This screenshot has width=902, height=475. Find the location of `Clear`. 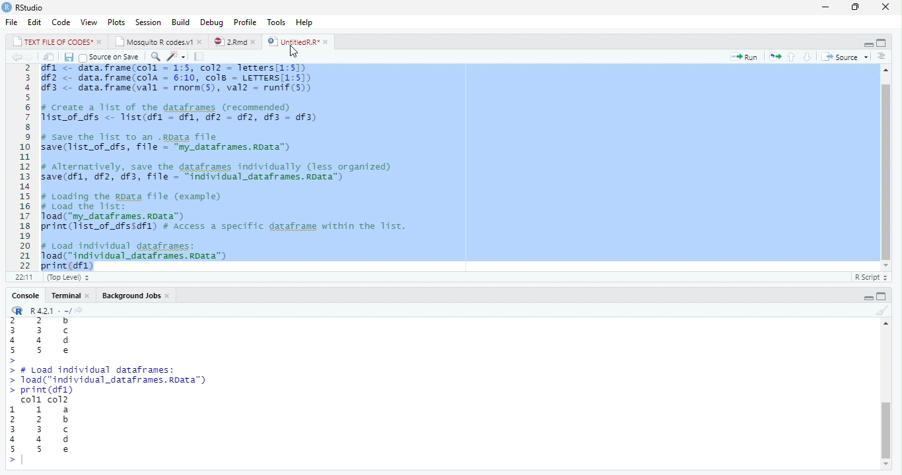

Clear is located at coordinates (884, 311).